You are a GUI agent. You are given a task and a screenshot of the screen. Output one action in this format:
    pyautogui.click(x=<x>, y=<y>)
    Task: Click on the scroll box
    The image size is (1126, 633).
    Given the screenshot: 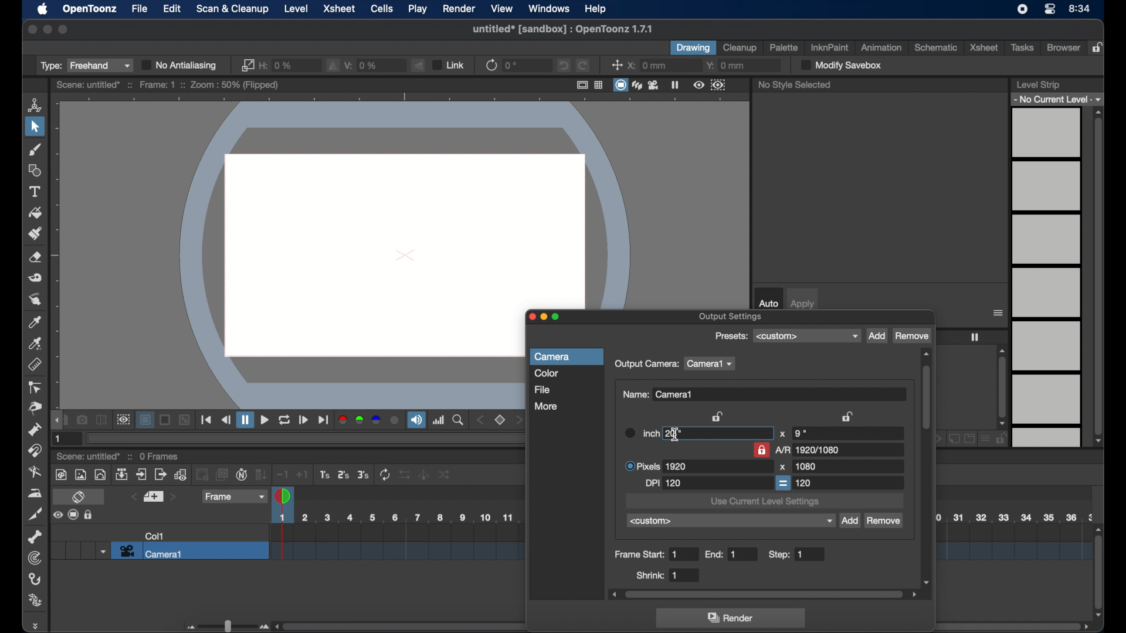 What is the action you would take?
    pyautogui.click(x=1002, y=387)
    